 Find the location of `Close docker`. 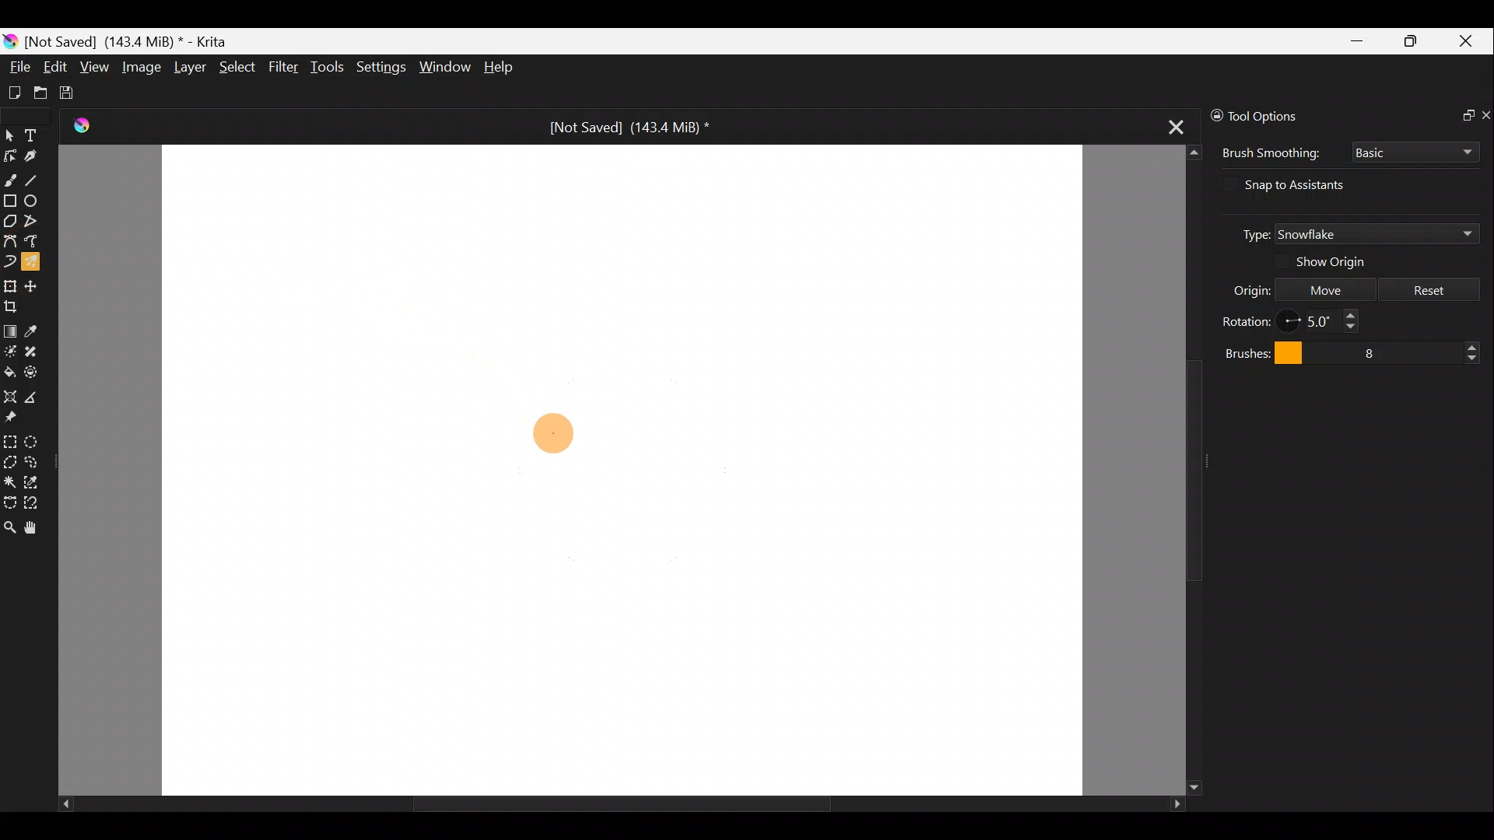

Close docker is located at coordinates (1485, 112).